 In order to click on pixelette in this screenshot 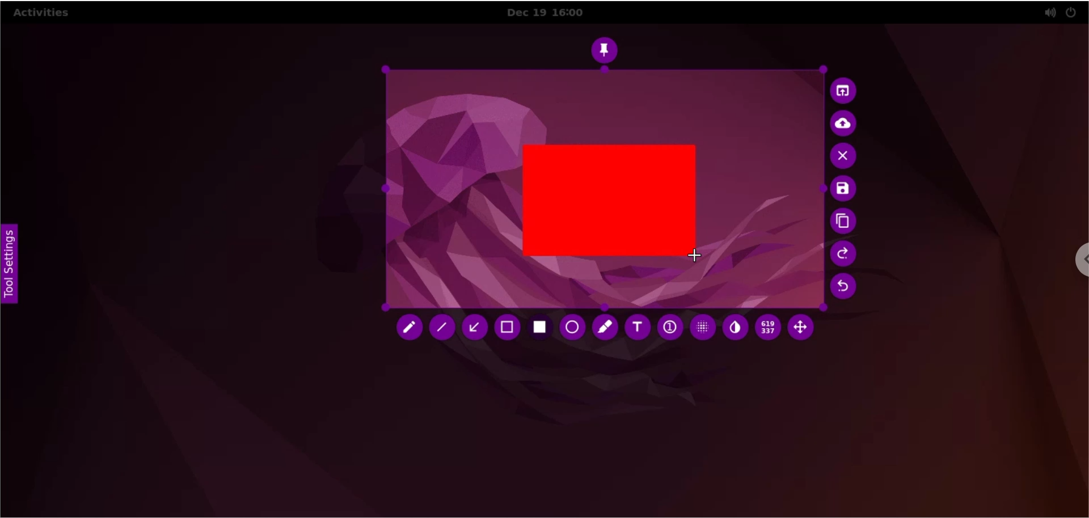, I will do `click(700, 330)`.